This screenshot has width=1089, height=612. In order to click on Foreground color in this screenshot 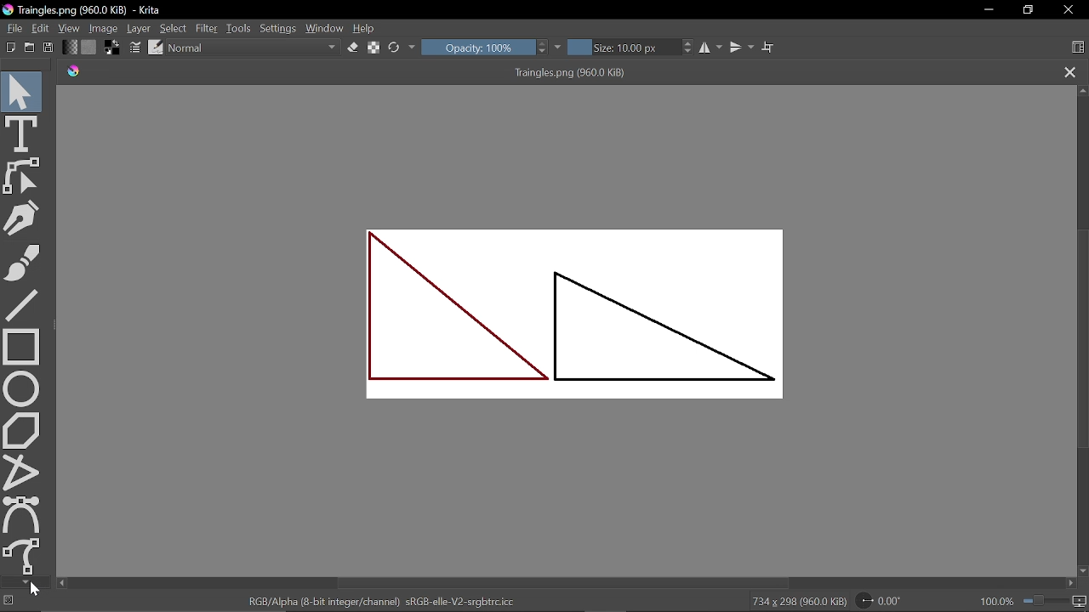, I will do `click(113, 47)`.